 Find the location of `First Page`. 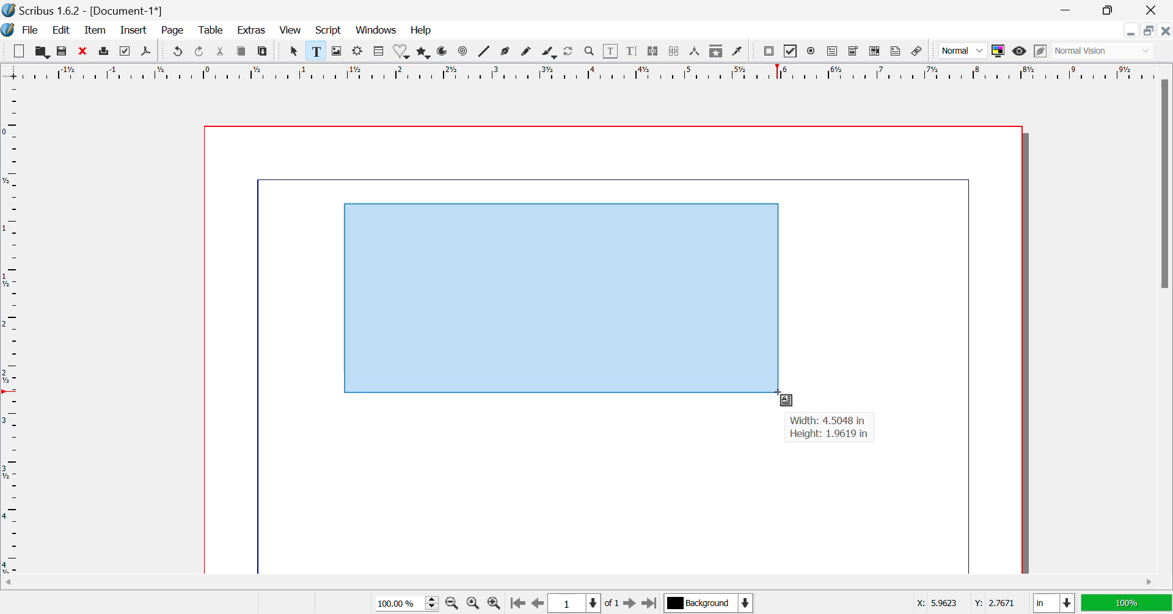

First Page is located at coordinates (517, 603).